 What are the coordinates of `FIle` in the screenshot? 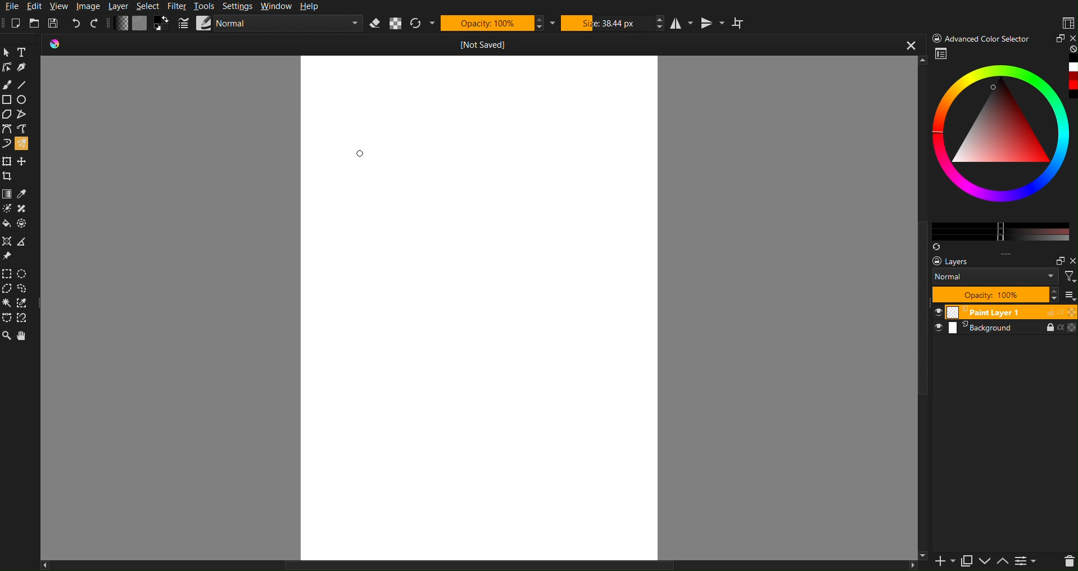 It's located at (13, 6).